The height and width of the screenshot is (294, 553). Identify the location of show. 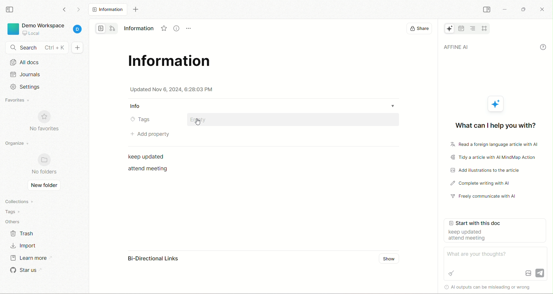
(389, 259).